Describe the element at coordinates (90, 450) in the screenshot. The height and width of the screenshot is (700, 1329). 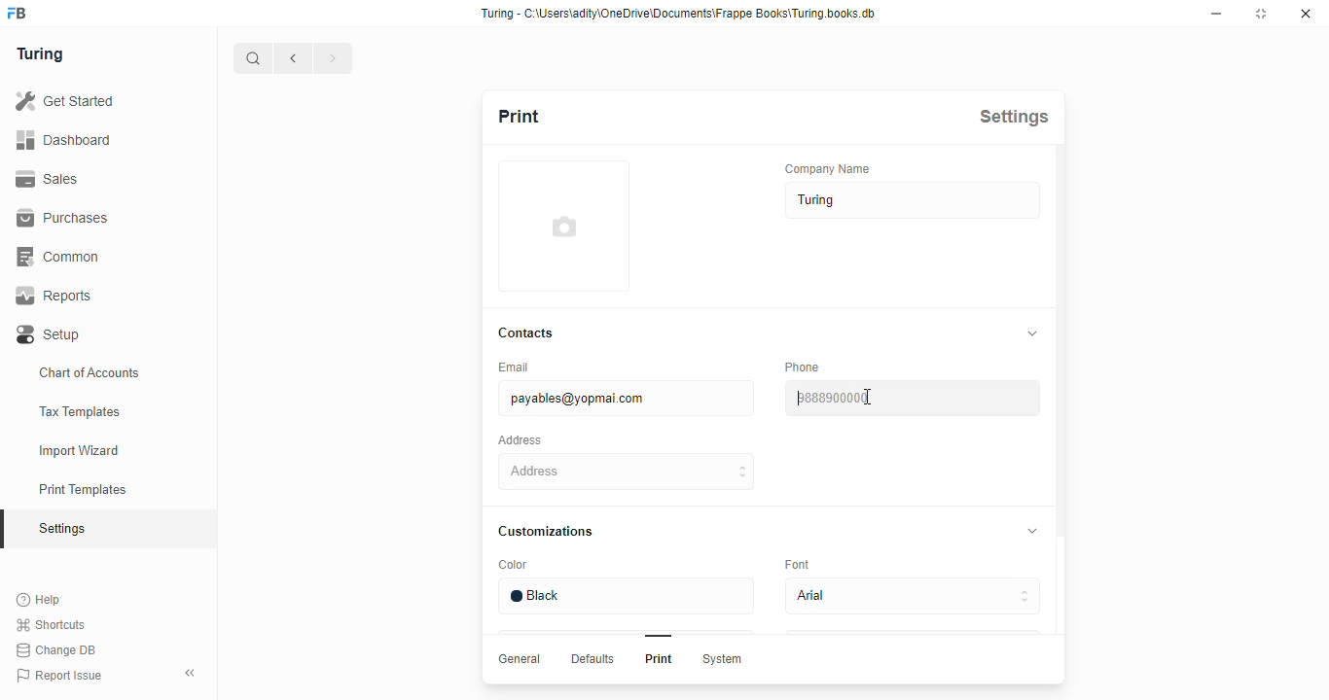
I see `Import Wizard` at that location.